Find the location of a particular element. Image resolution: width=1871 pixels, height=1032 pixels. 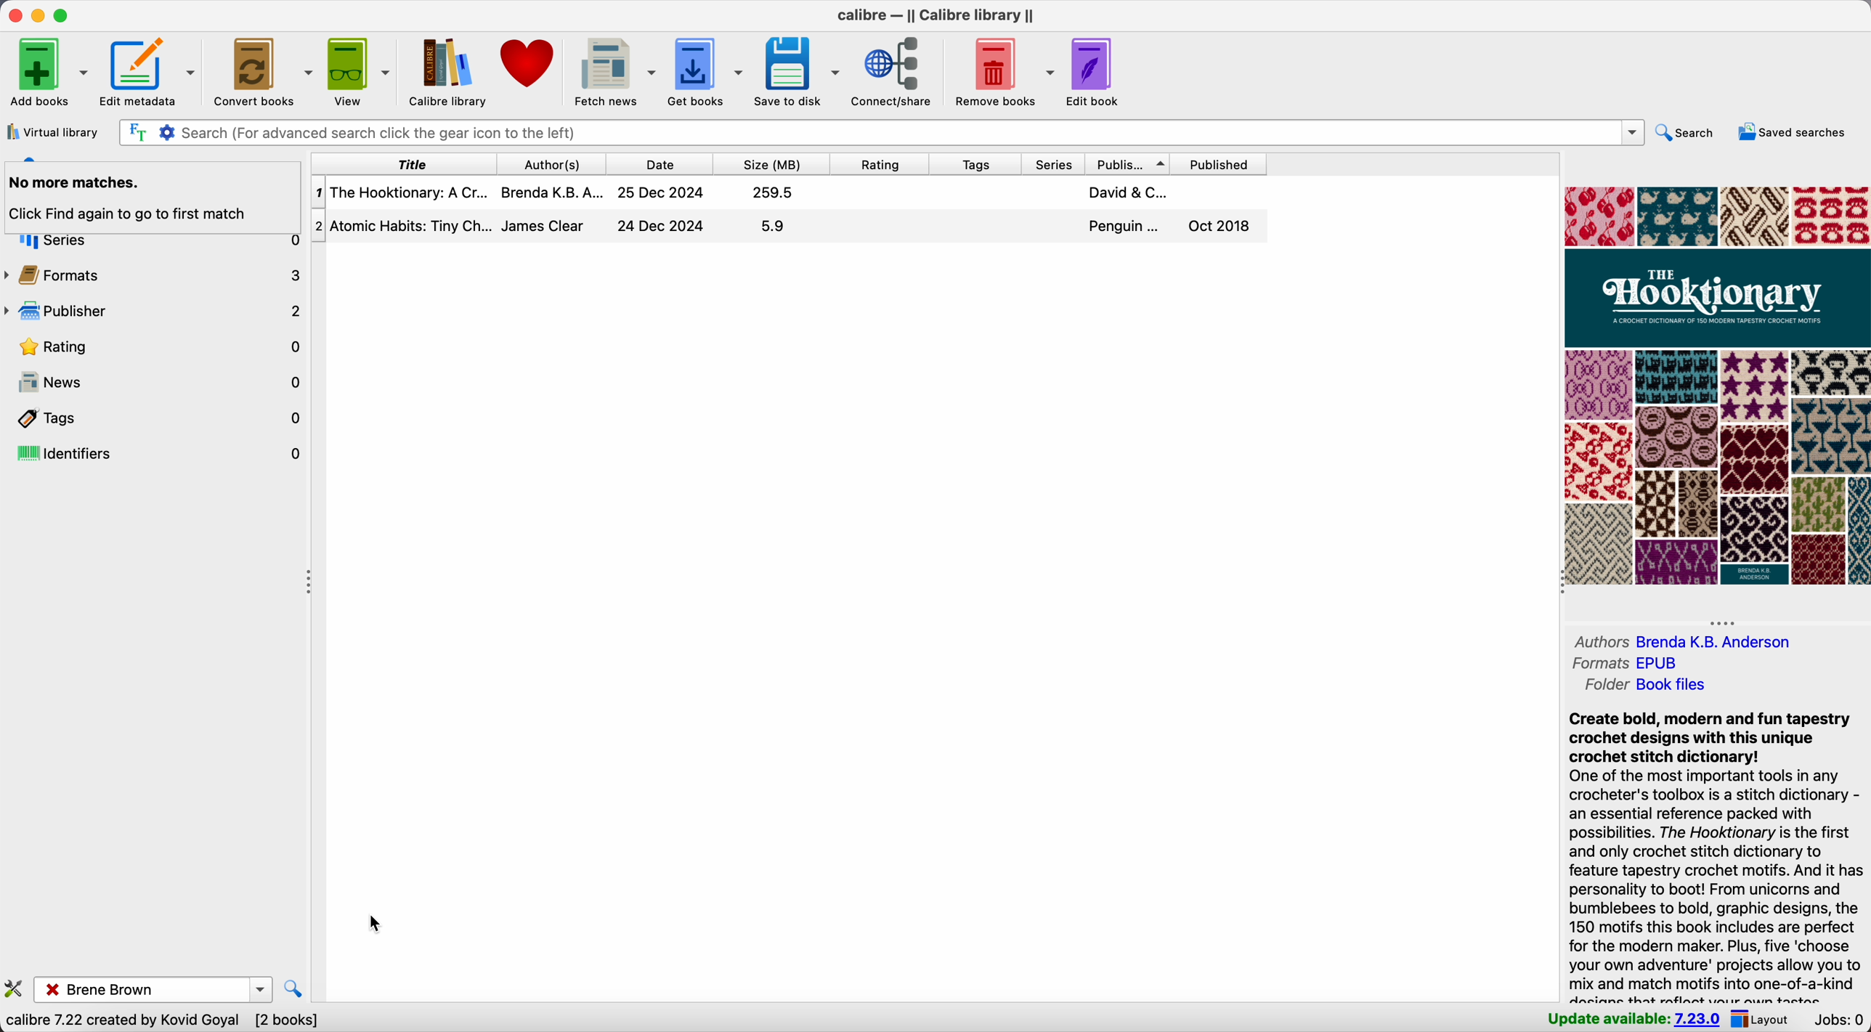

data is located at coordinates (169, 1023).